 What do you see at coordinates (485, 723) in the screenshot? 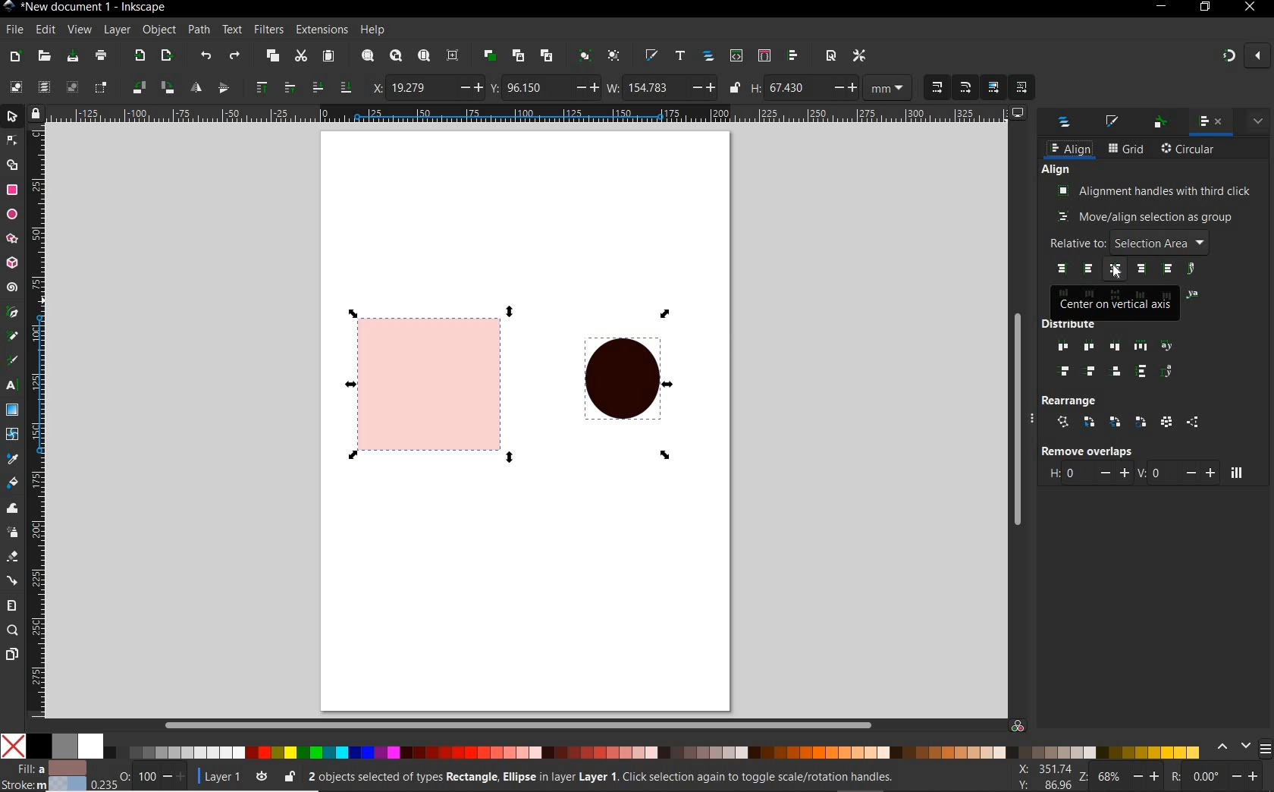
I see `scrollbar` at bounding box center [485, 723].